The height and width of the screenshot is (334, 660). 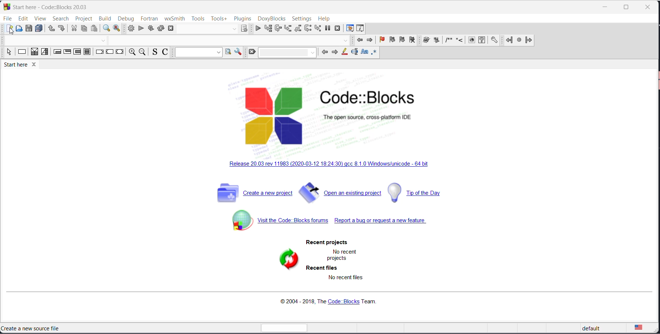 What do you see at coordinates (391, 41) in the screenshot?
I see `previous bookmark` at bounding box center [391, 41].